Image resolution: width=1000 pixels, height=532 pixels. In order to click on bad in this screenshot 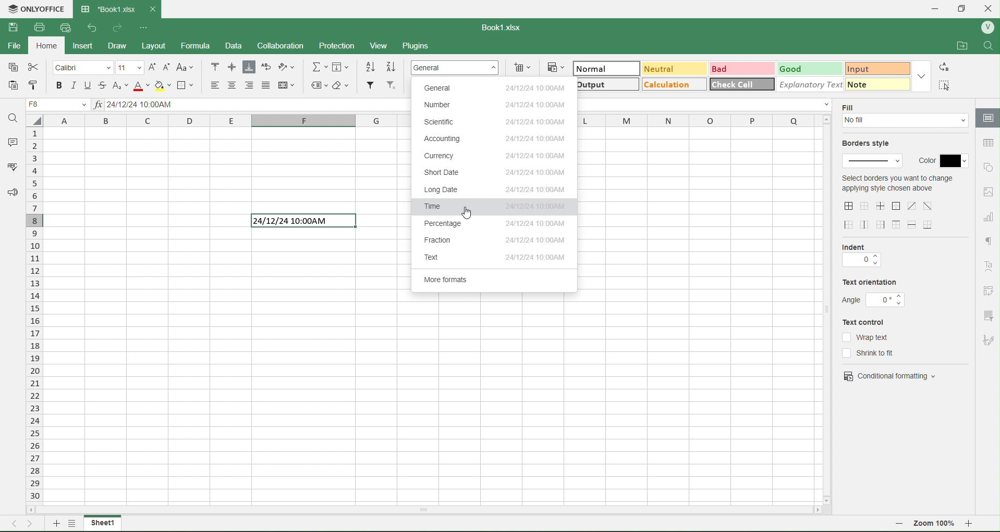, I will do `click(722, 68)`.